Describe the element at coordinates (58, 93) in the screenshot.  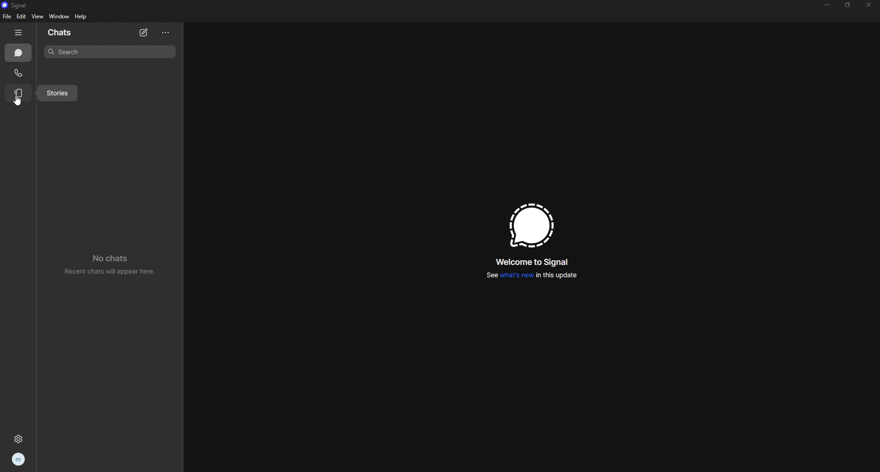
I see `stories` at that location.